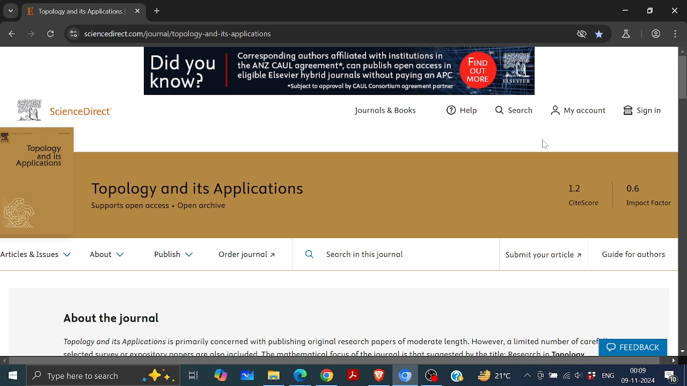 This screenshot has height=386, width=687. I want to click on Battery, so click(553, 376).